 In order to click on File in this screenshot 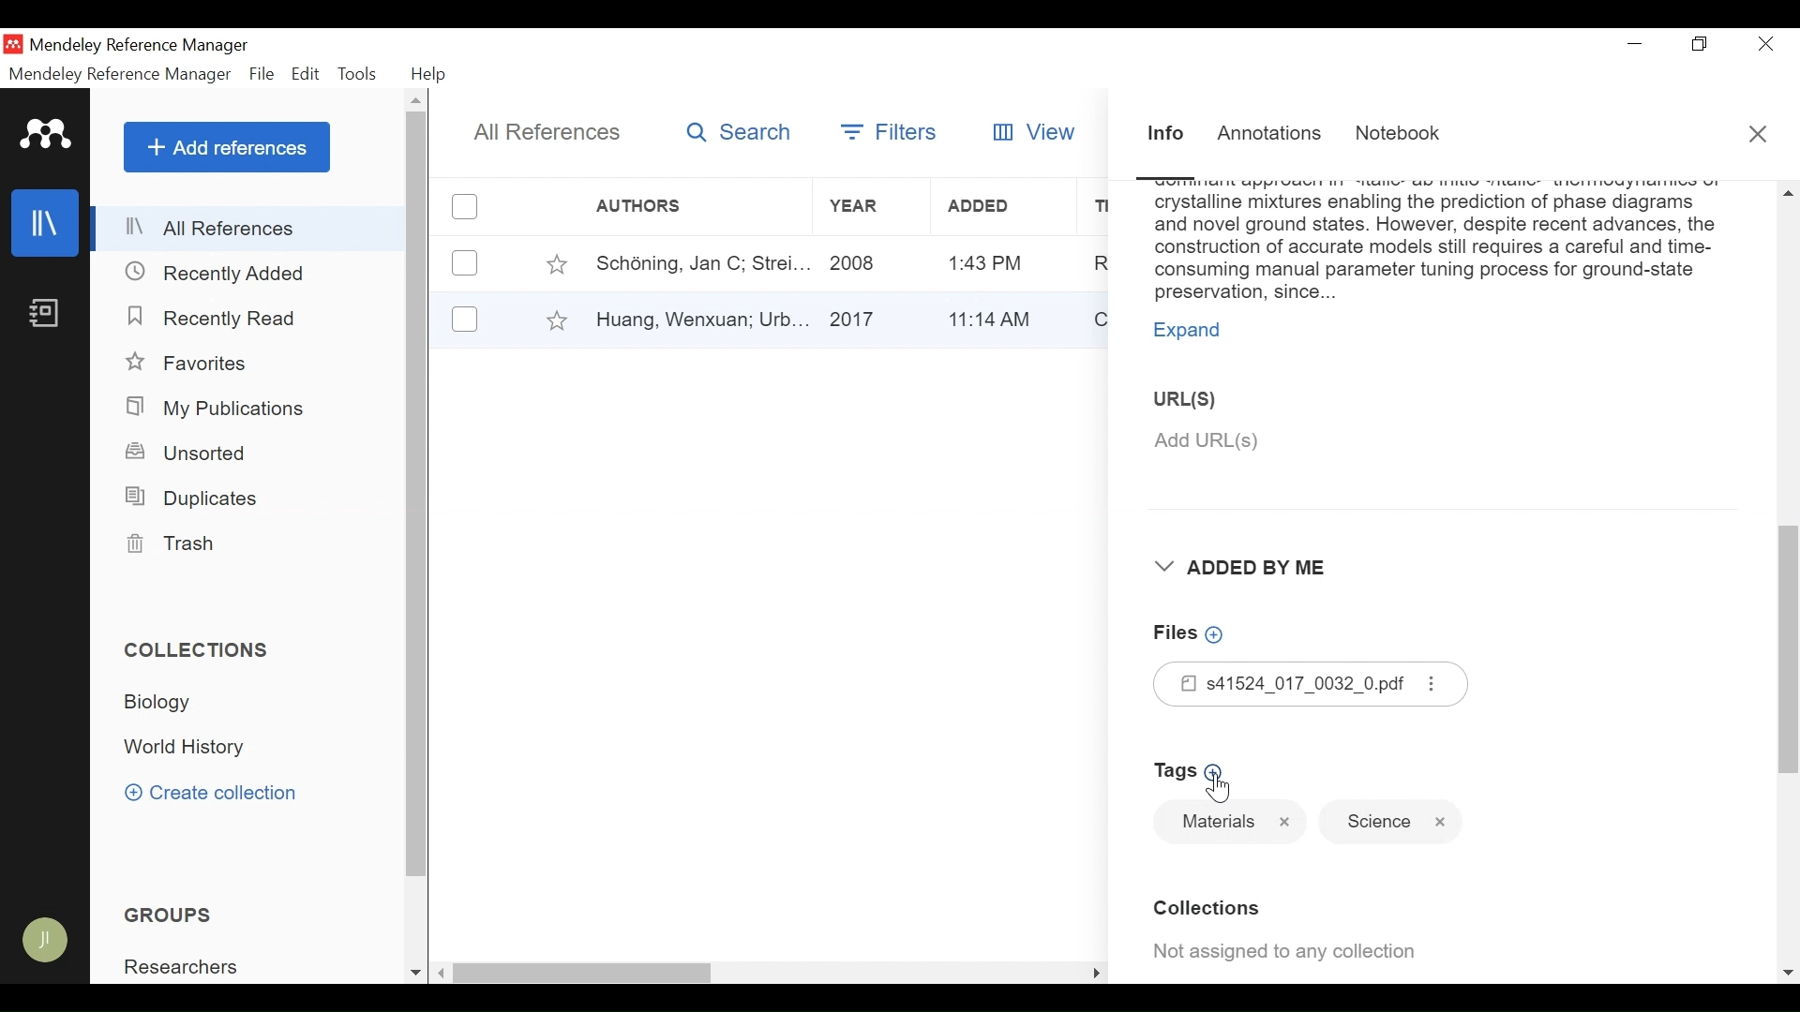, I will do `click(262, 75)`.